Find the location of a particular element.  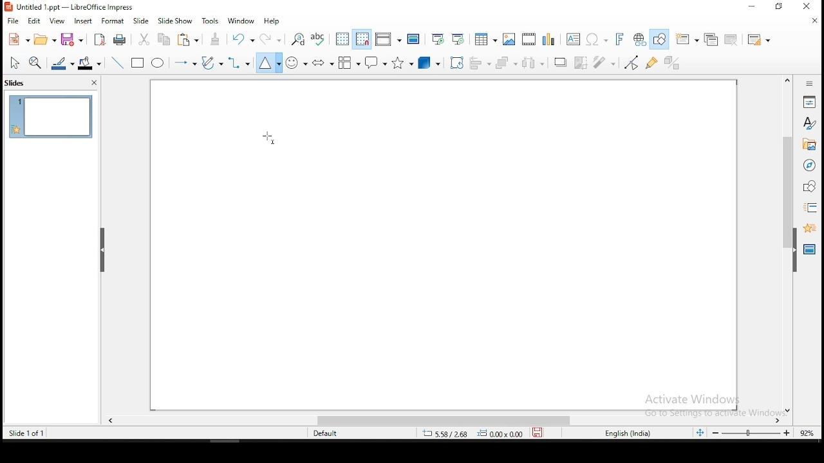

slide show is located at coordinates (175, 21).